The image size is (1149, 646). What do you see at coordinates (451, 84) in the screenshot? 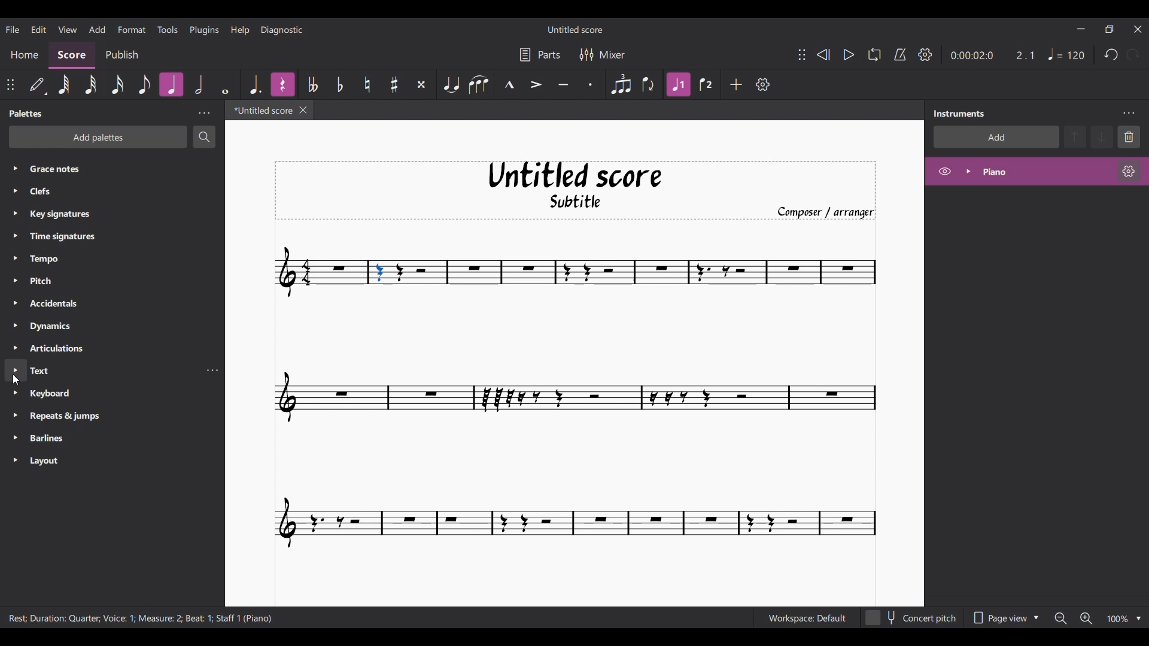
I see `Tie` at bounding box center [451, 84].